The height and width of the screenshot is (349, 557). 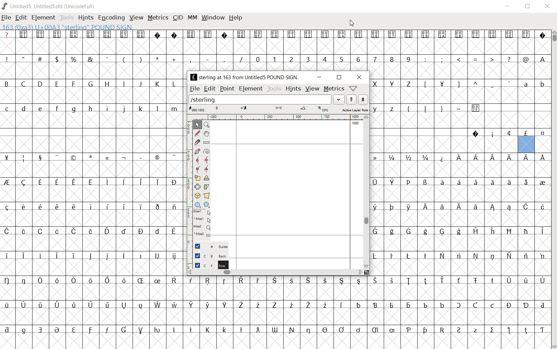 What do you see at coordinates (358, 59) in the screenshot?
I see `6` at bounding box center [358, 59].